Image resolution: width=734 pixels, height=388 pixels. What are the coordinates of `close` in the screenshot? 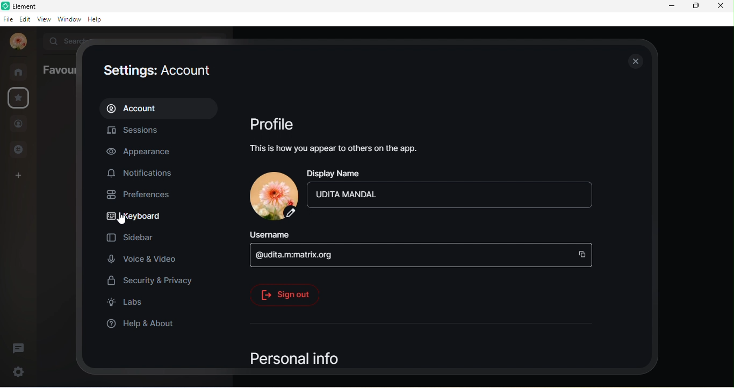 It's located at (636, 63).